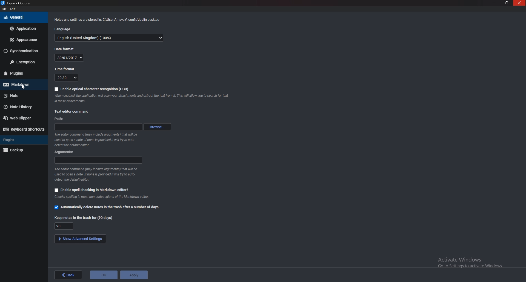  What do you see at coordinates (22, 17) in the screenshot?
I see `general` at bounding box center [22, 17].